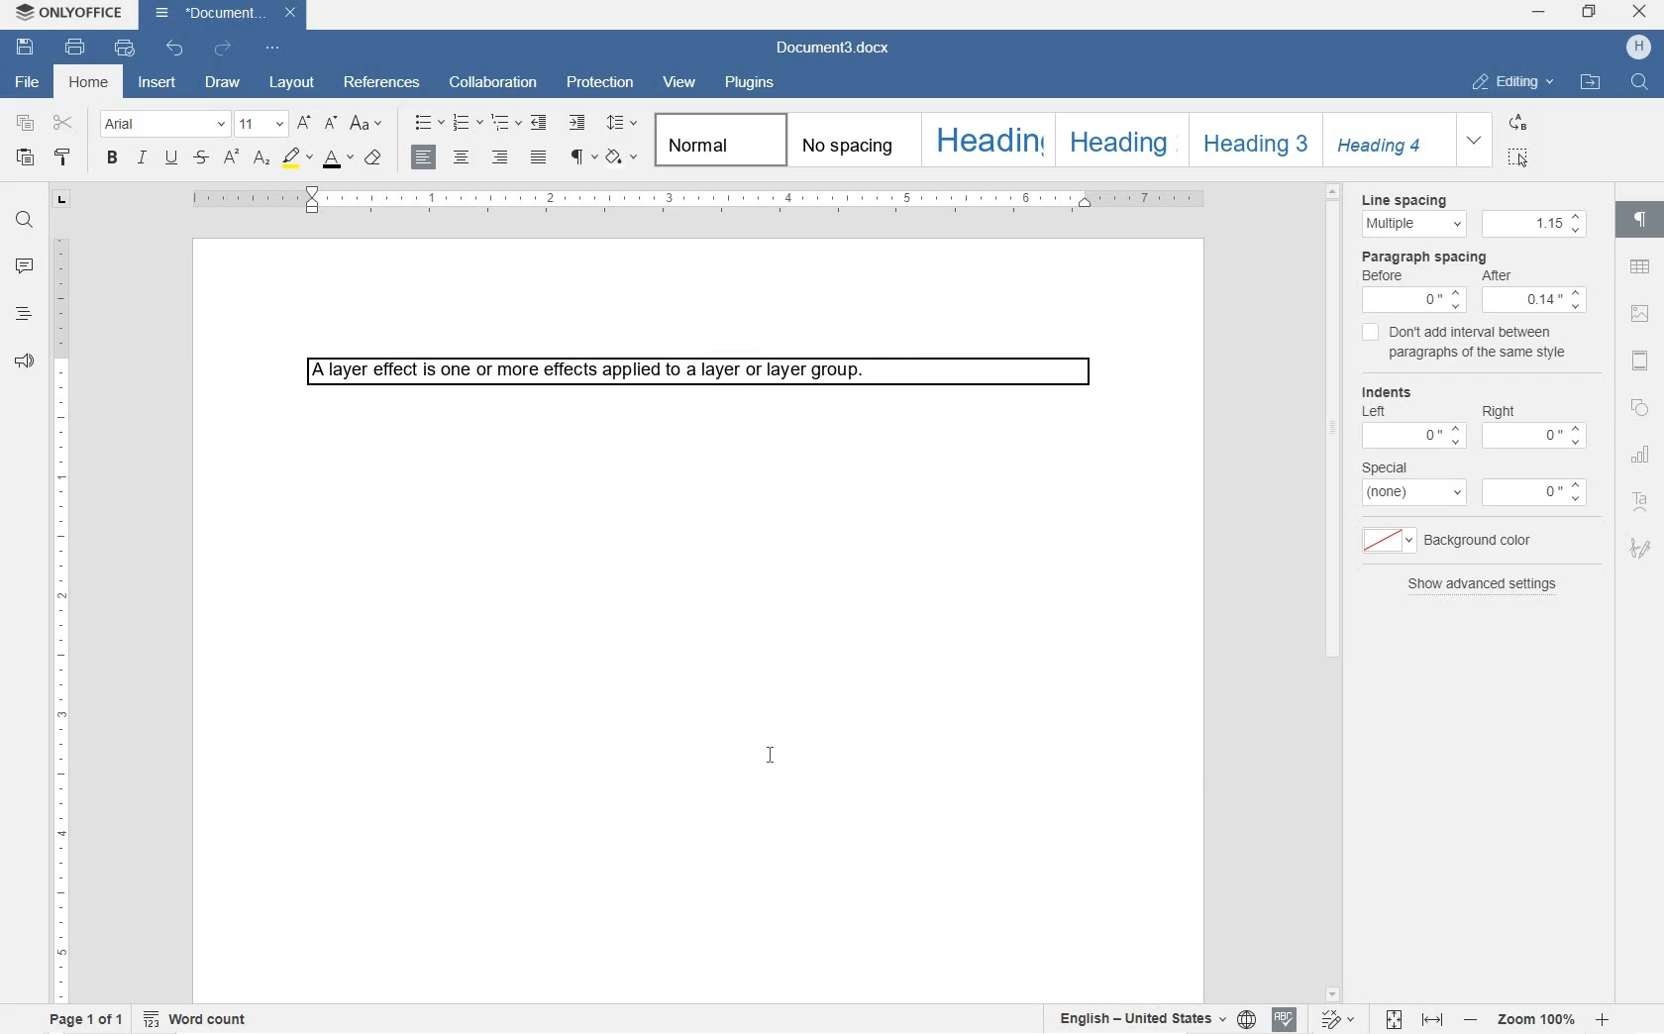 This screenshot has width=1664, height=1034. I want to click on WORD COUNT, so click(198, 1017).